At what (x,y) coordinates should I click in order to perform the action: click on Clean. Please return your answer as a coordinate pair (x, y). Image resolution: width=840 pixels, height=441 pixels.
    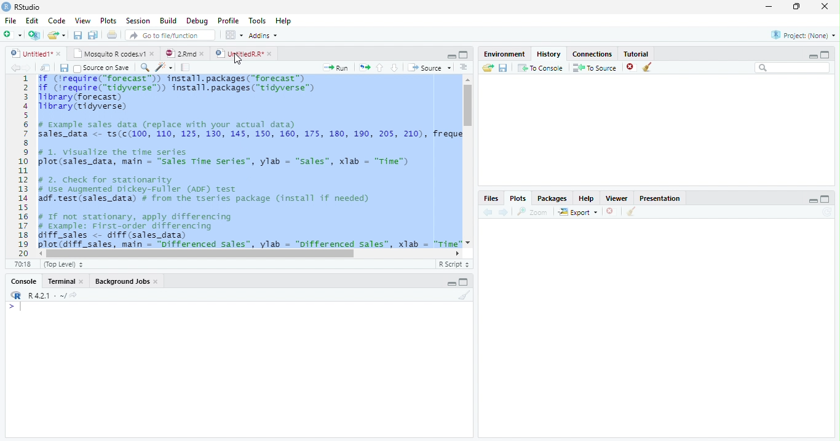
    Looking at the image, I should click on (631, 212).